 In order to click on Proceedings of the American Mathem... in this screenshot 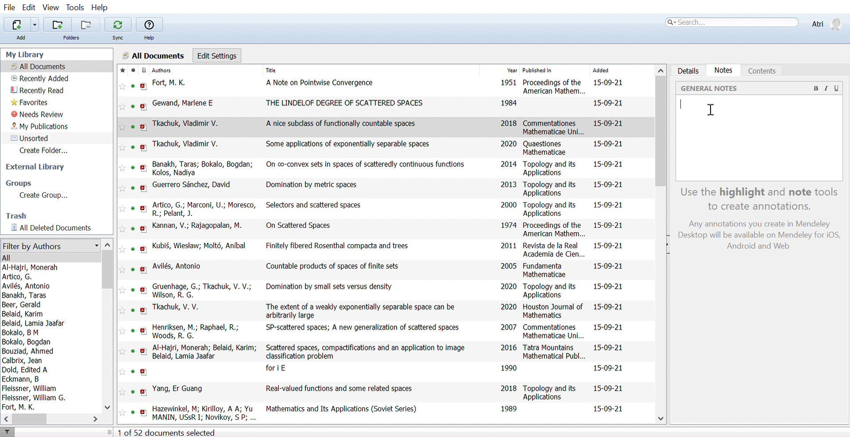, I will do `click(554, 87)`.